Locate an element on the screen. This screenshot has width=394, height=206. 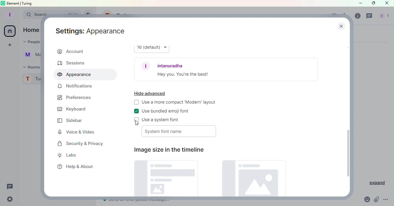
People is located at coordinates (31, 43).